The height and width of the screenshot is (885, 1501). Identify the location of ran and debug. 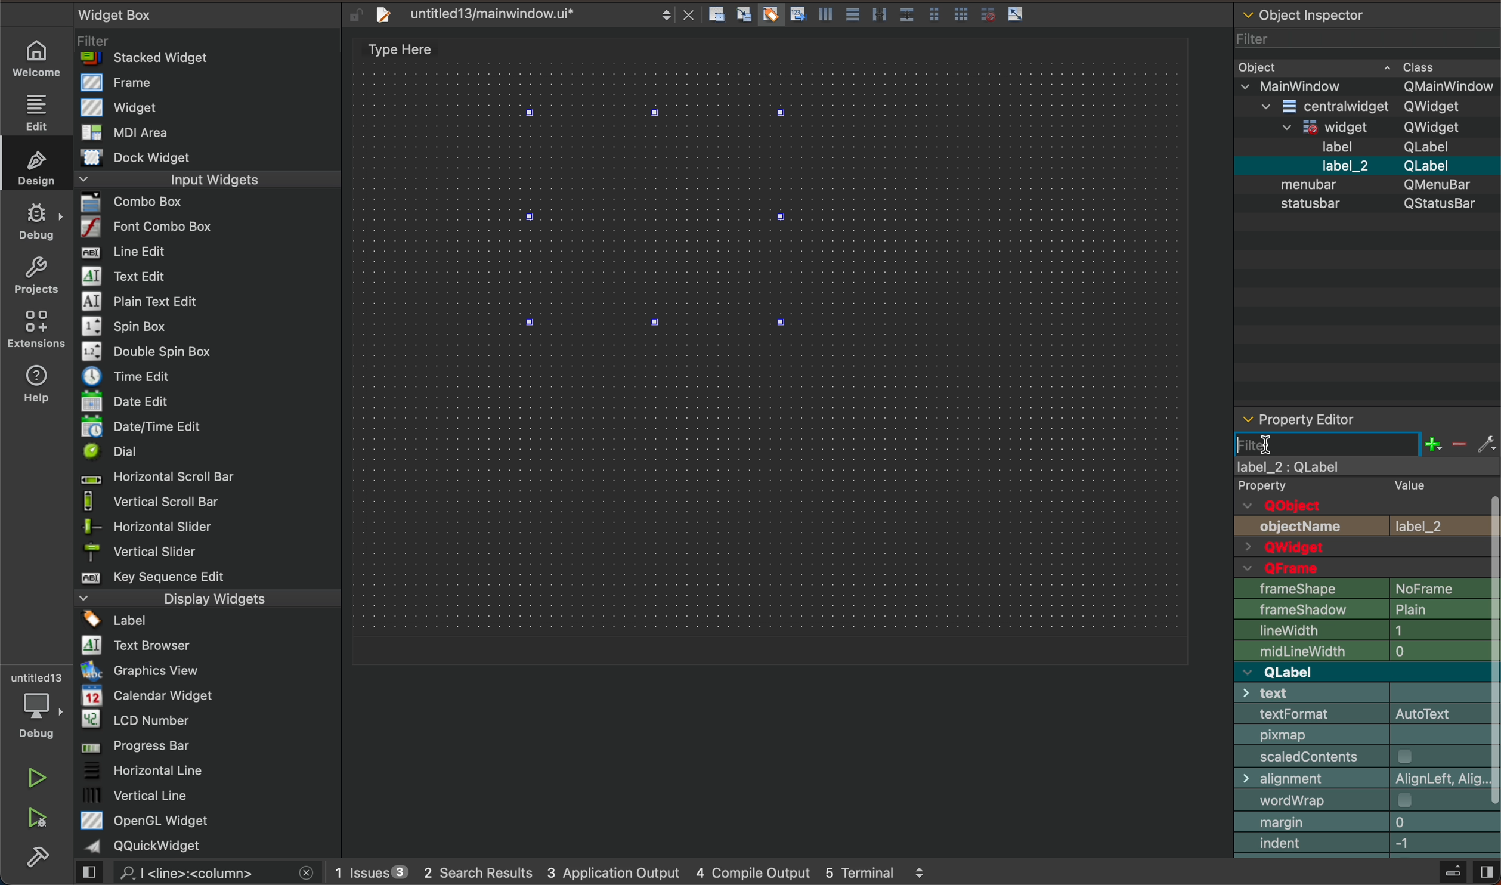
(45, 820).